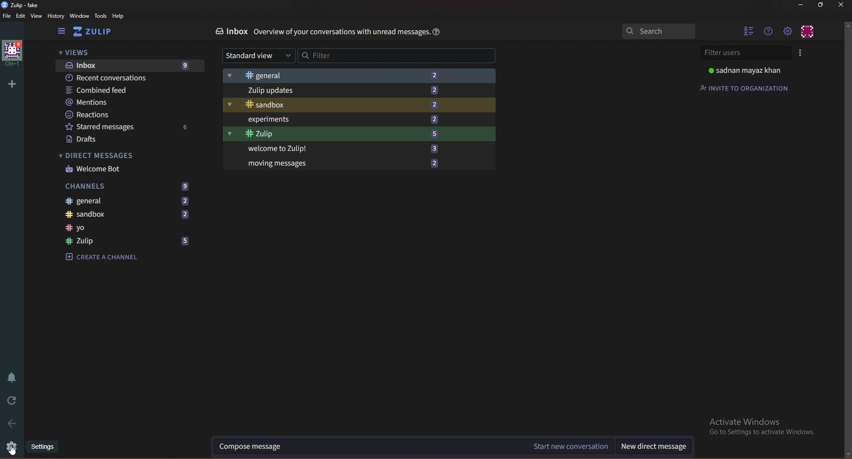  I want to click on Go to home view, so click(99, 32).